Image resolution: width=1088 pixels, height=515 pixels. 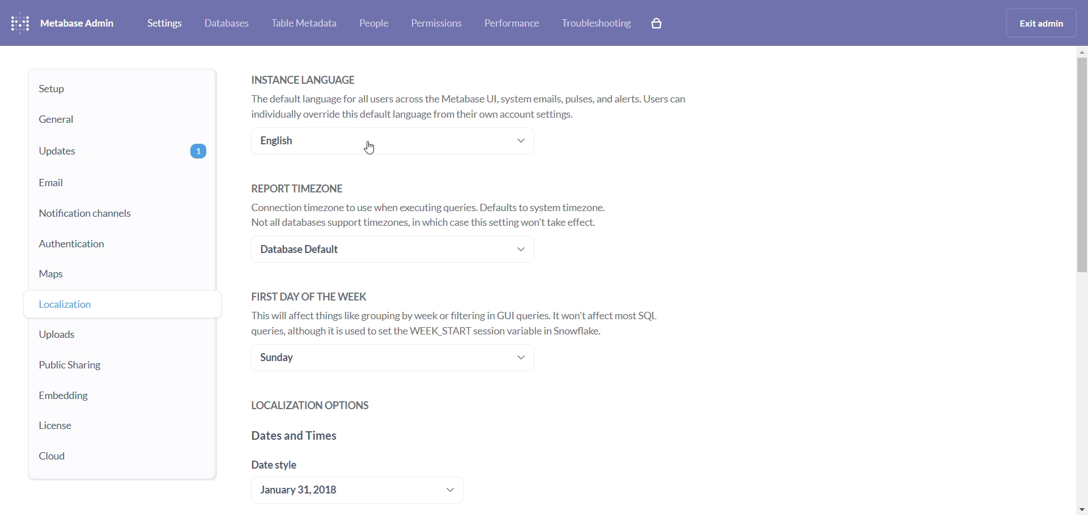 I want to click on cloud, so click(x=108, y=453).